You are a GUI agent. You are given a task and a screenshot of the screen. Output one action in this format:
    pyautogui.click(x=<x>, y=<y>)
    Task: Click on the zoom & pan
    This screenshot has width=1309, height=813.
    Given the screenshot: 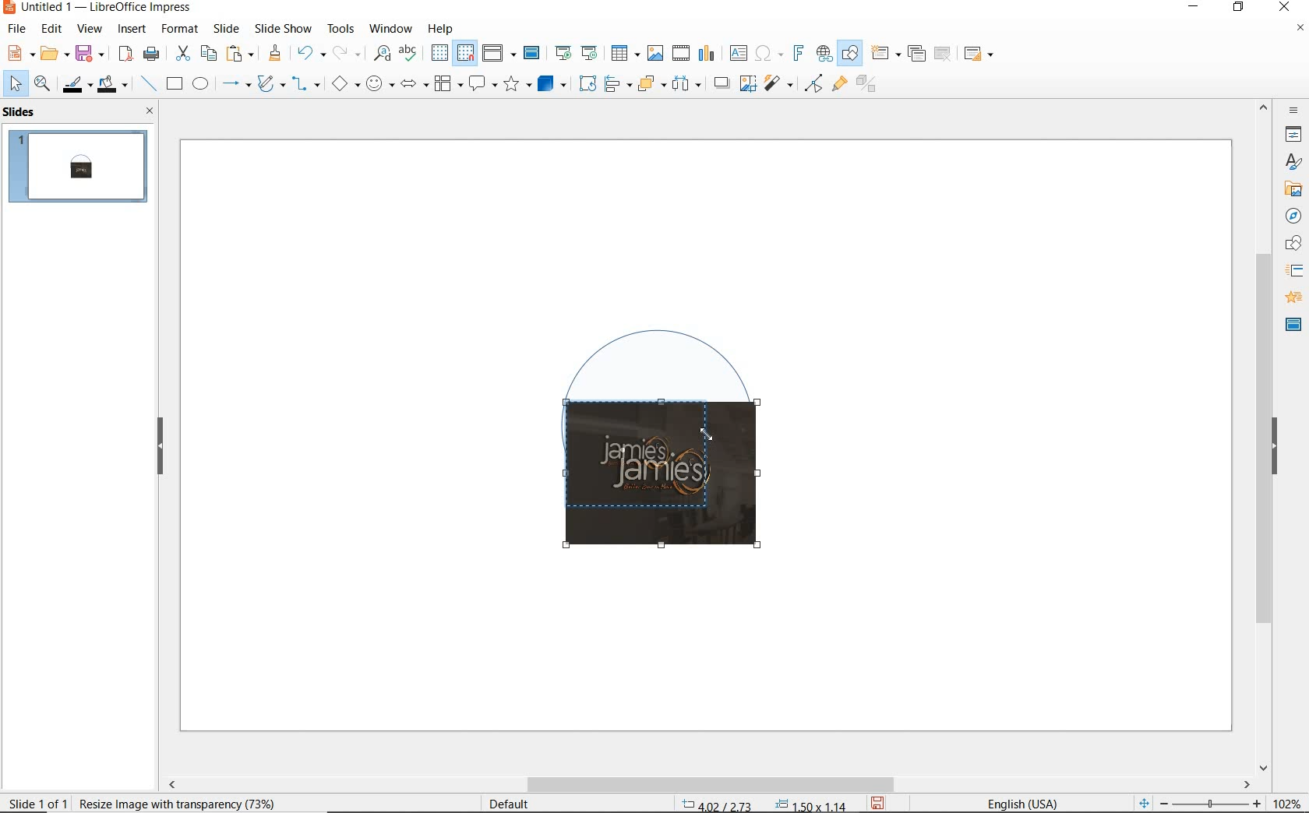 What is the action you would take?
    pyautogui.click(x=44, y=86)
    